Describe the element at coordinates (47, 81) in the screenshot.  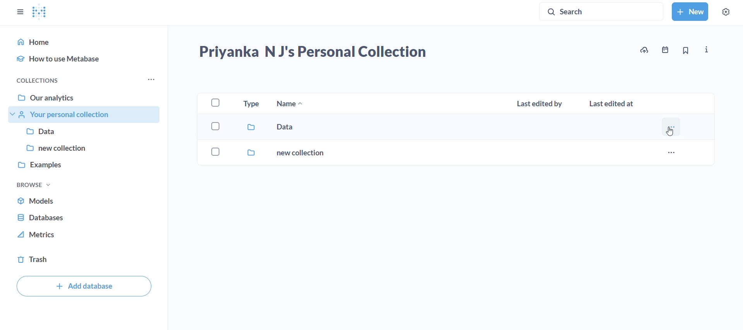
I see `collections` at that location.